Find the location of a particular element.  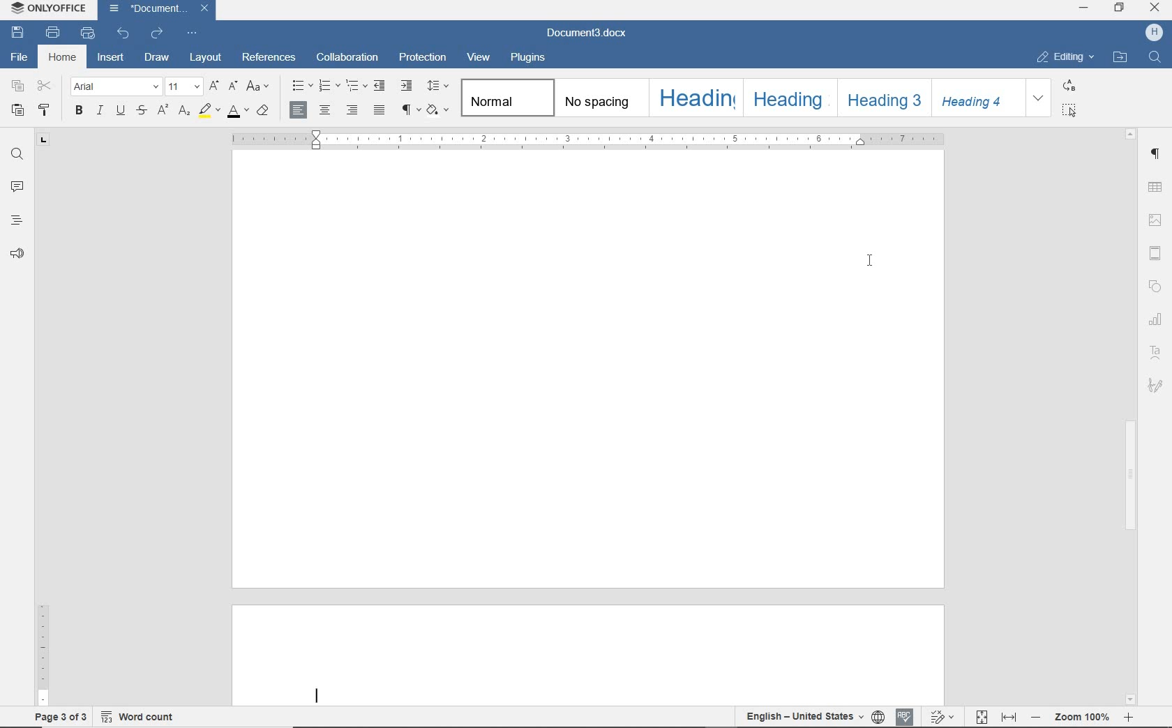

Charts is located at coordinates (1155, 317).